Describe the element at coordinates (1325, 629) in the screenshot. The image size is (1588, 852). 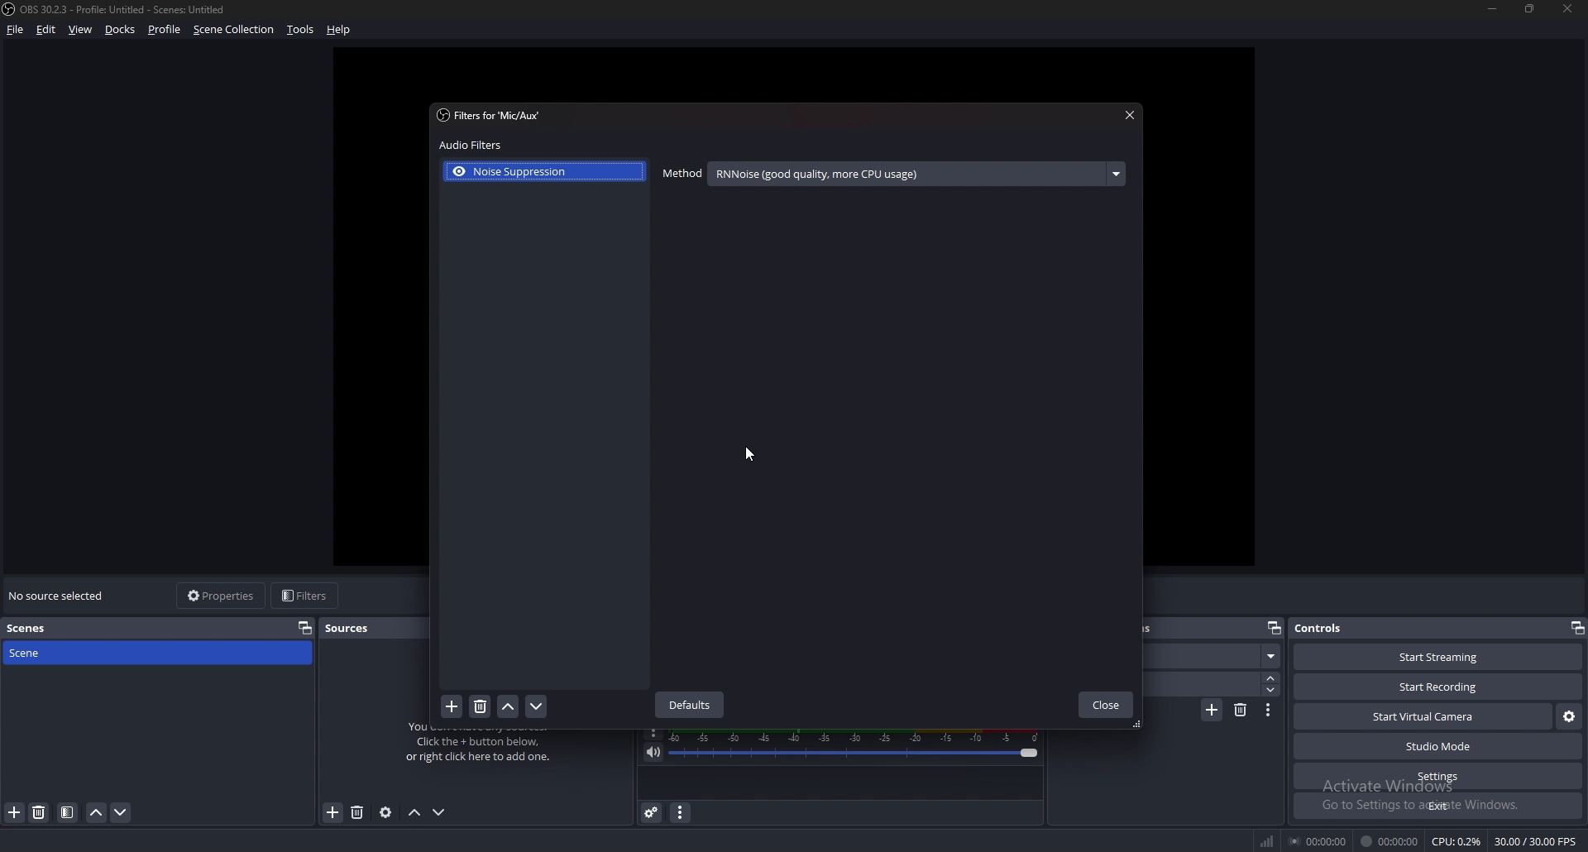
I see `controls` at that location.